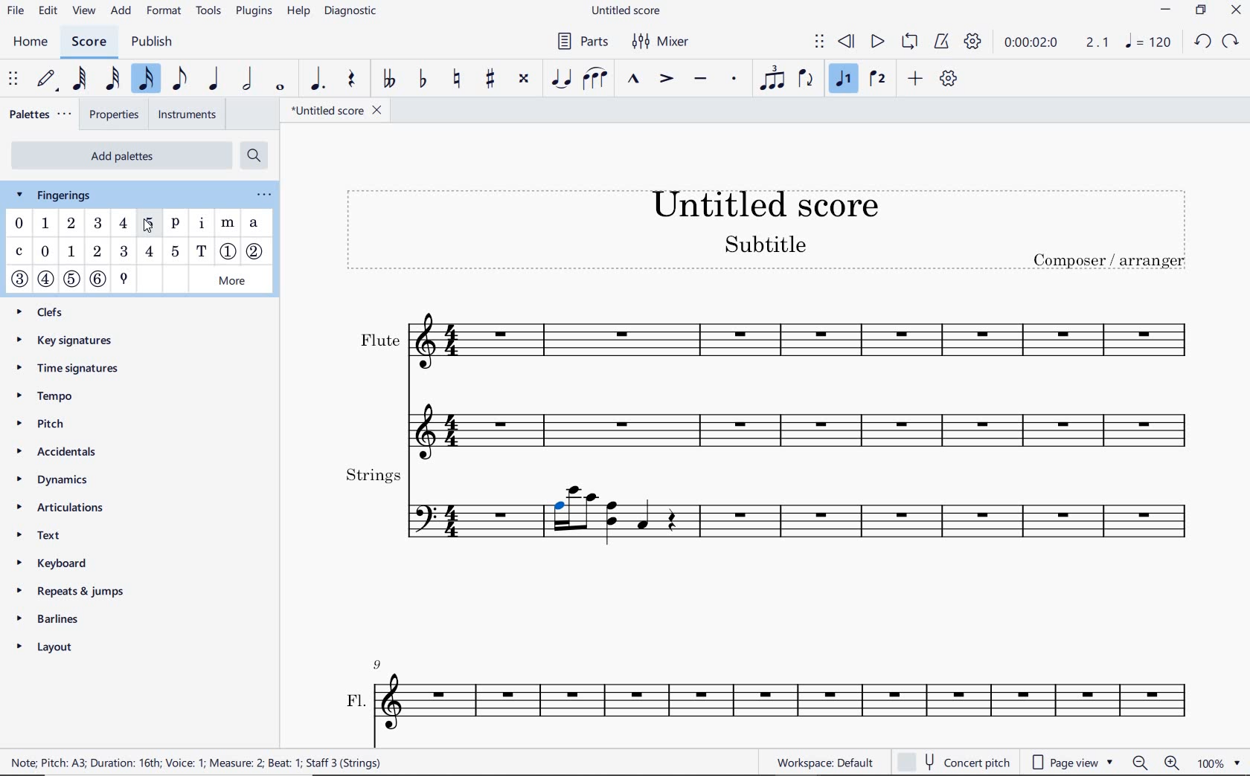 The image size is (1250, 776). Describe the element at coordinates (115, 114) in the screenshot. I see `properties` at that location.